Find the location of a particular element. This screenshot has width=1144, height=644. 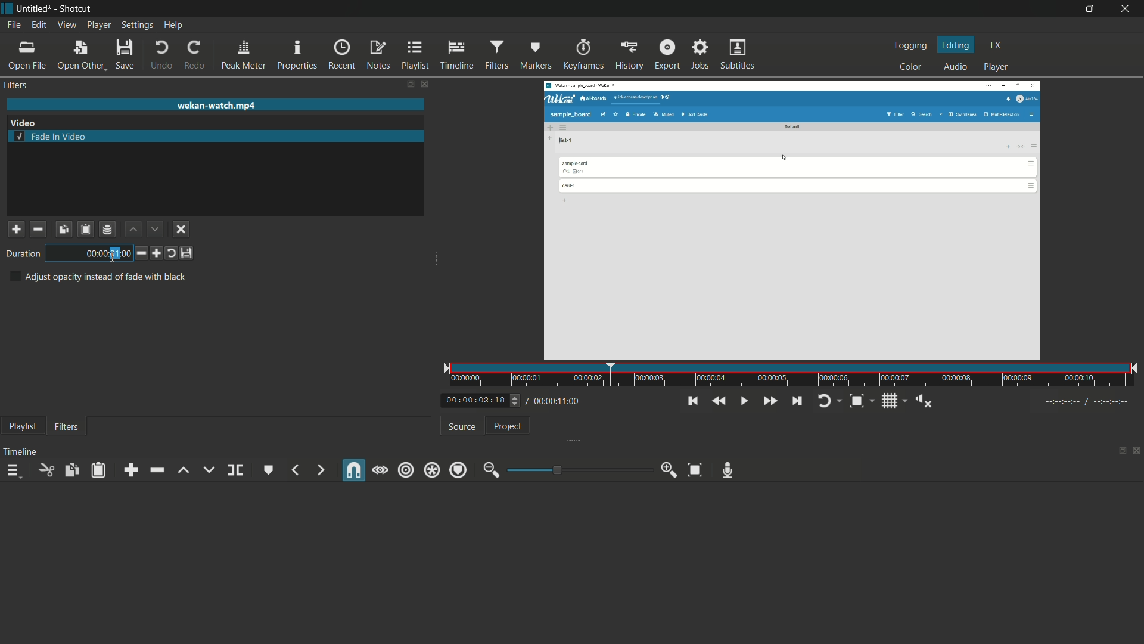

copy checked filter is located at coordinates (63, 228).